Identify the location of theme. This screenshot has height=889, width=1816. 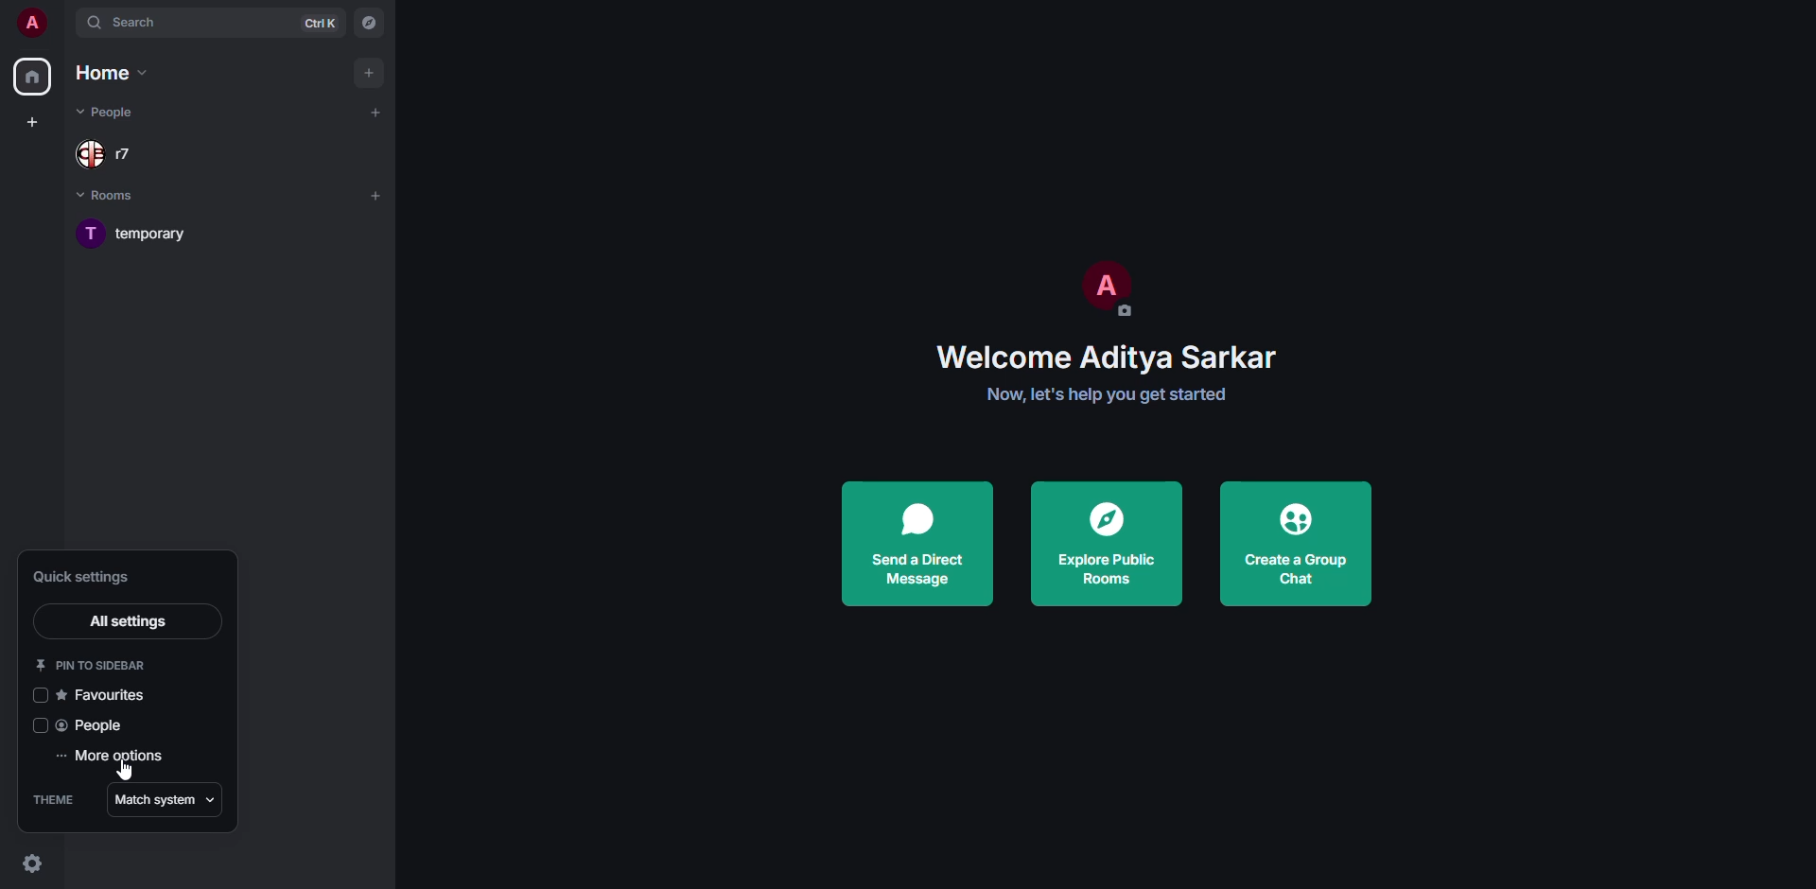
(52, 799).